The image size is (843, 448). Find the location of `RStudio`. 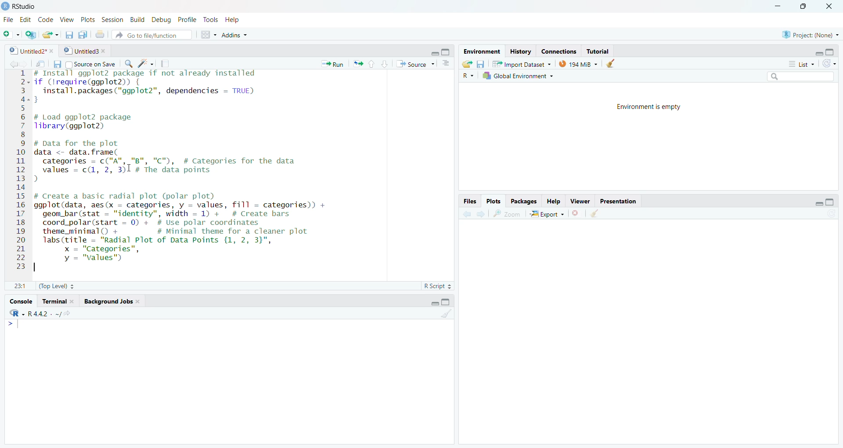

RStudio is located at coordinates (25, 6).